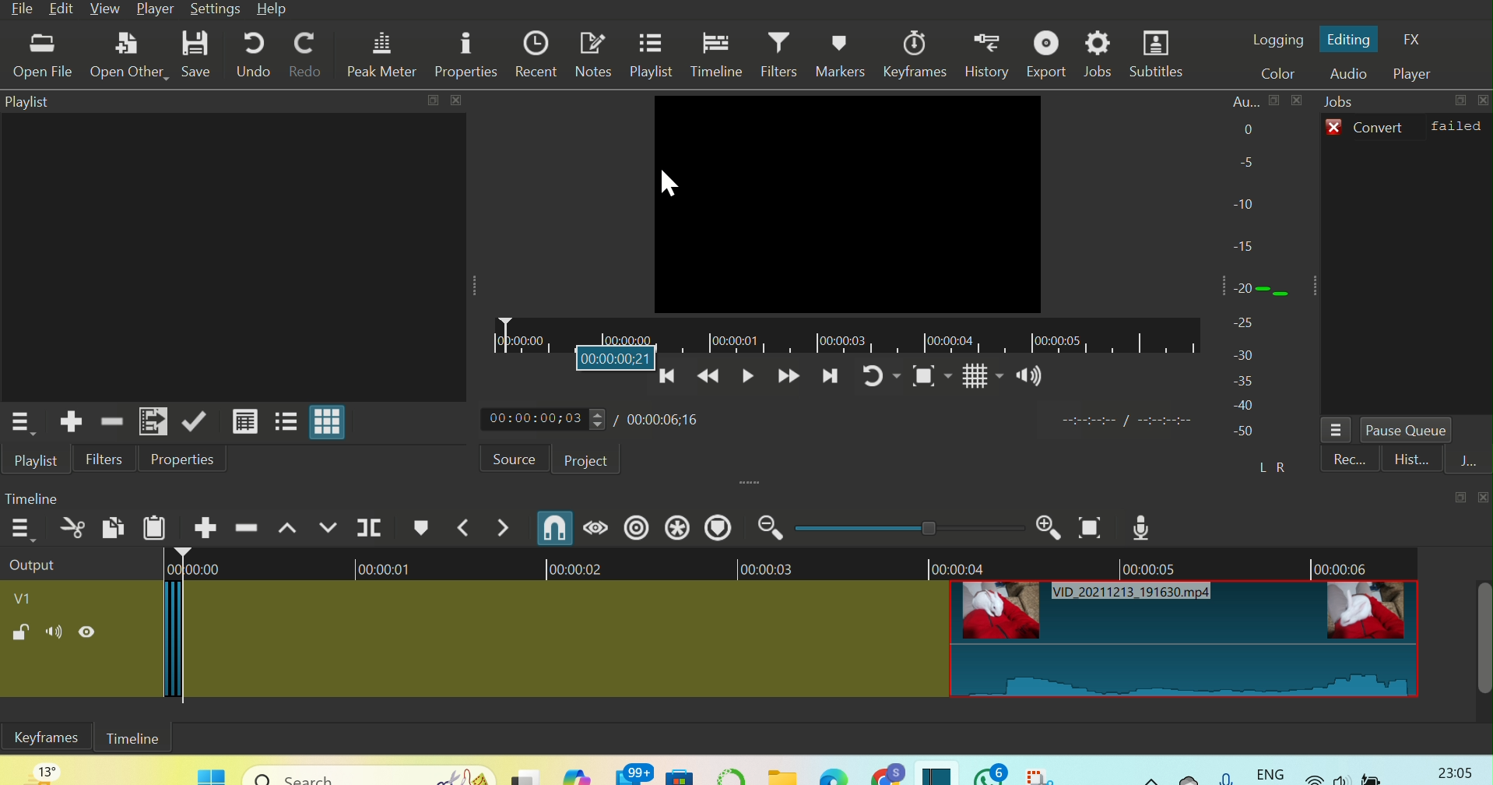 This screenshot has width=1493, height=785. I want to click on , so click(798, 770).